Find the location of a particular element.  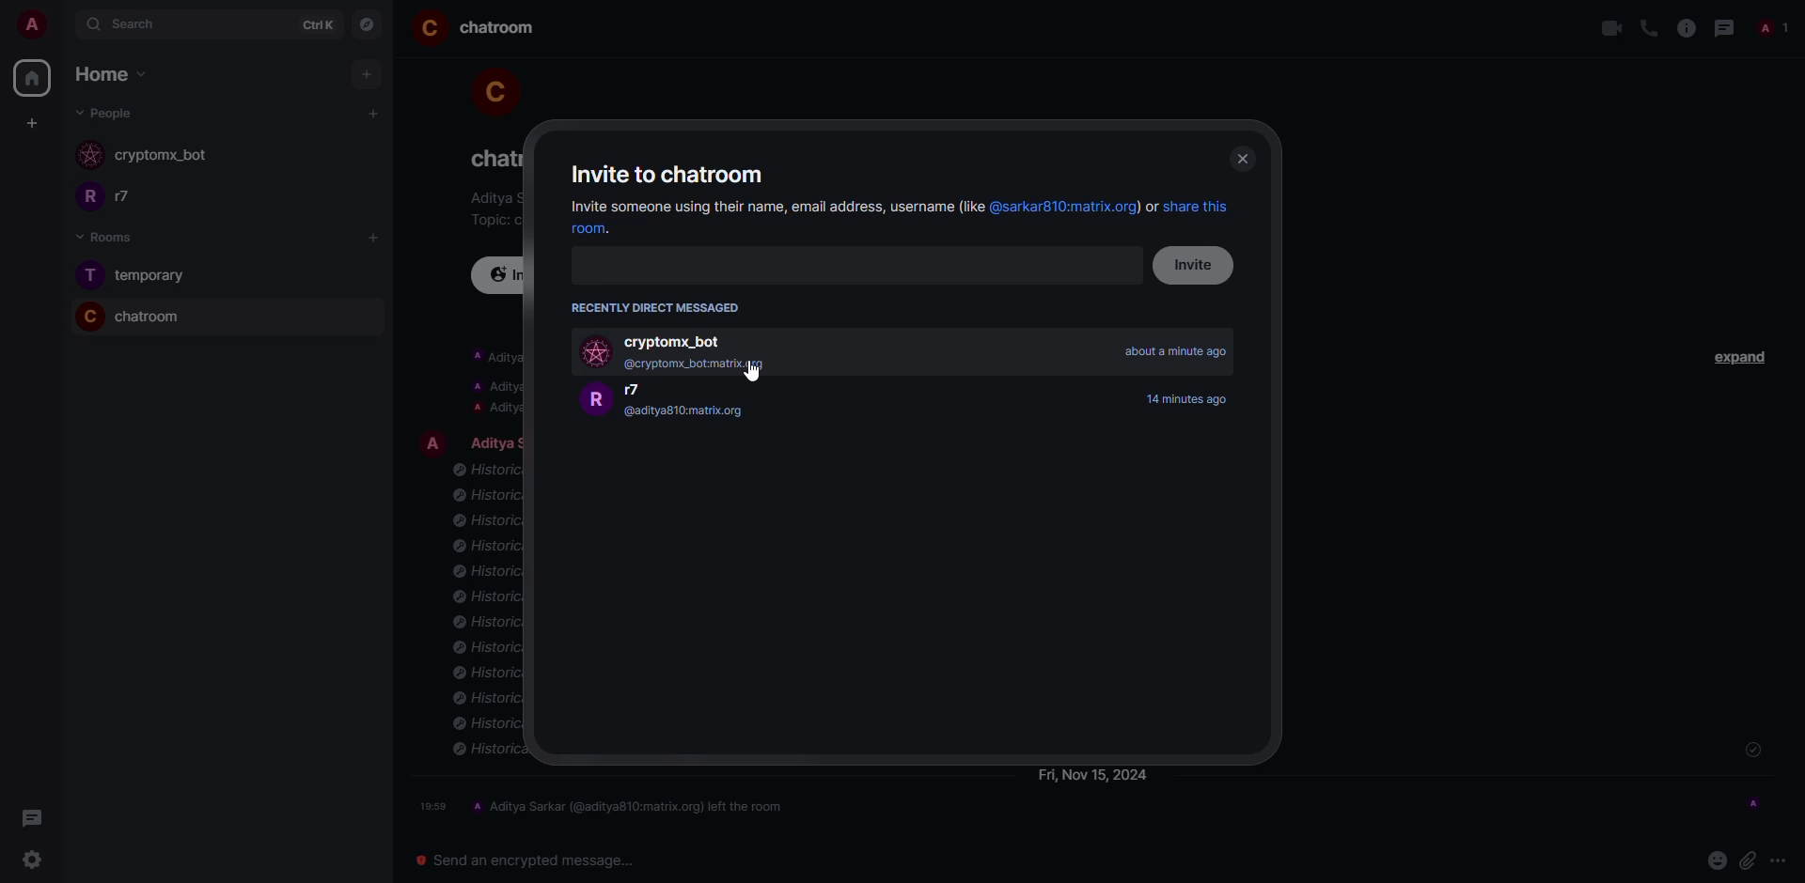

info is located at coordinates (1685, 28).